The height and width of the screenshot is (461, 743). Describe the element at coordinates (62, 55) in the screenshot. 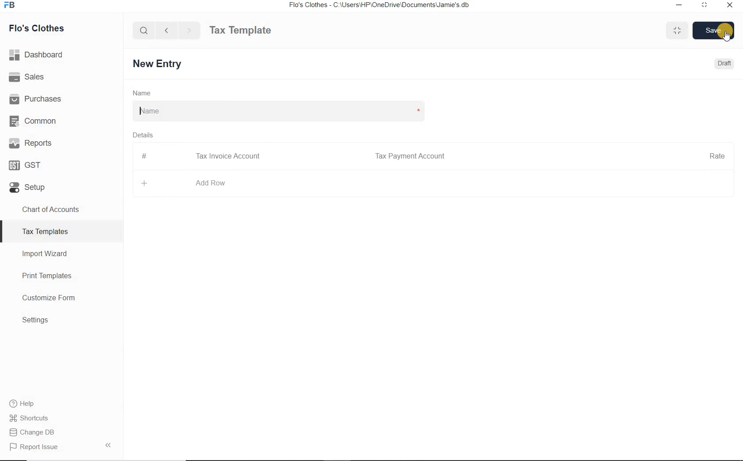

I see `Dashboard` at that location.